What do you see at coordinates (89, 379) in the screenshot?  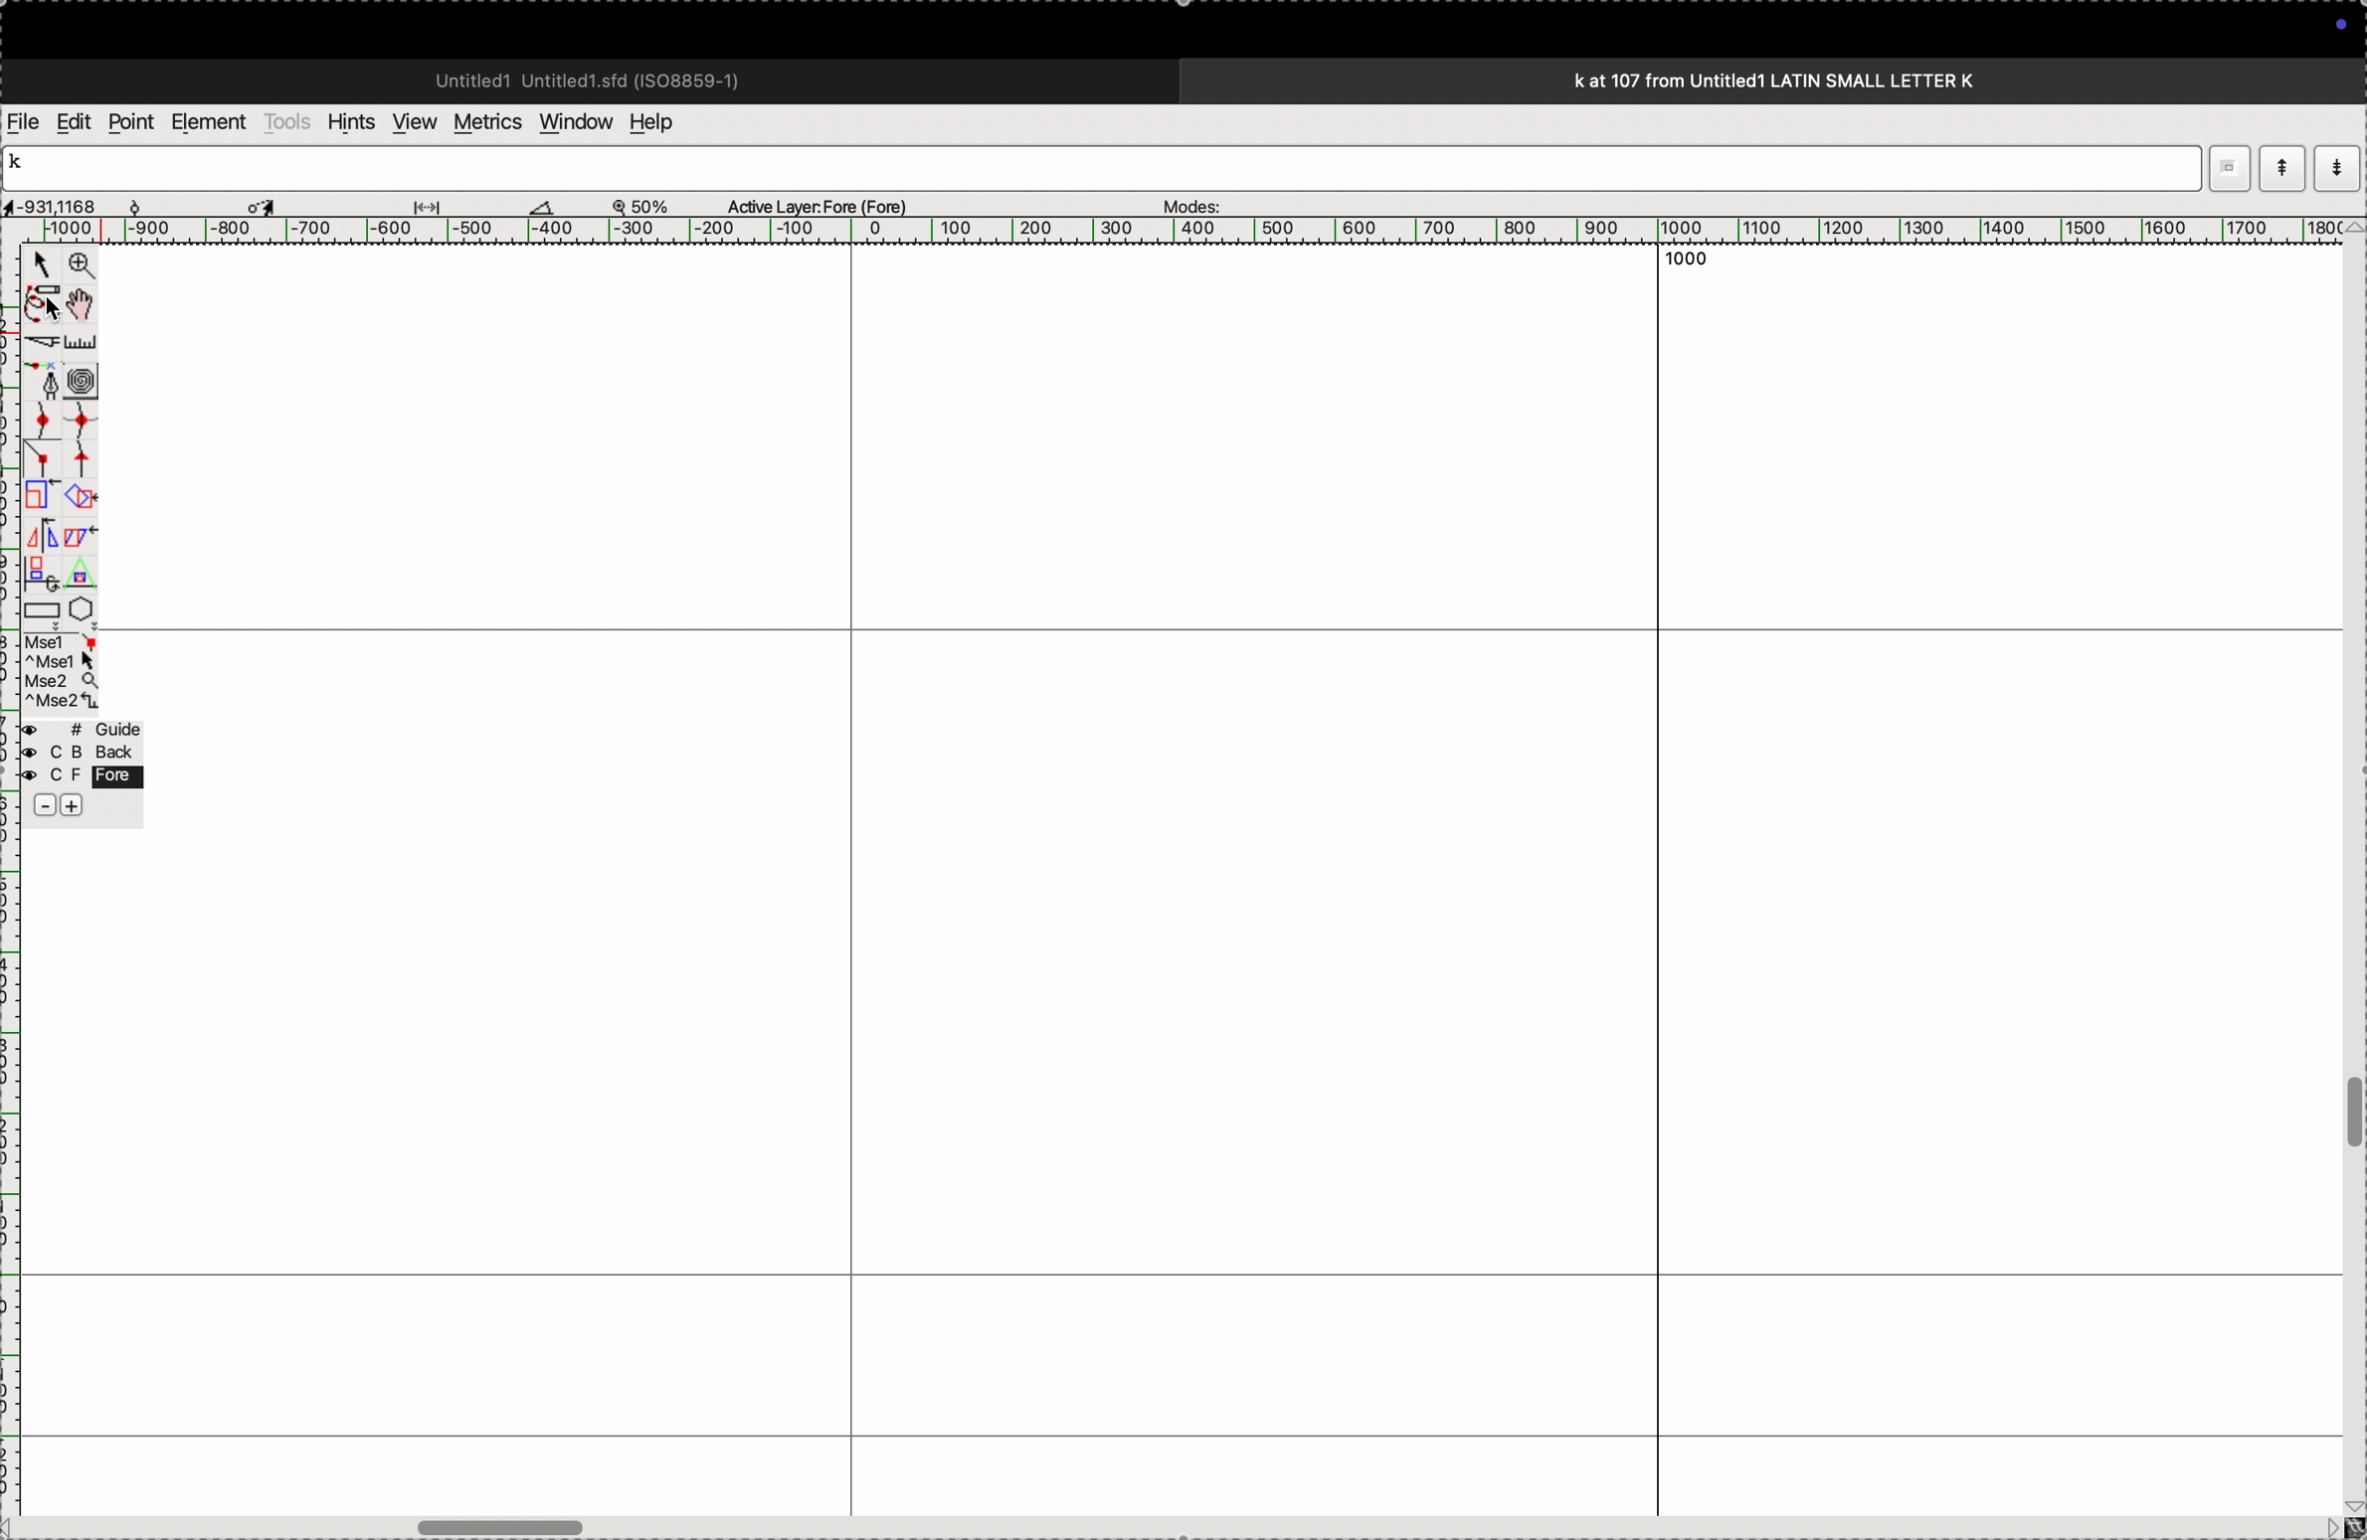 I see `circles` at bounding box center [89, 379].